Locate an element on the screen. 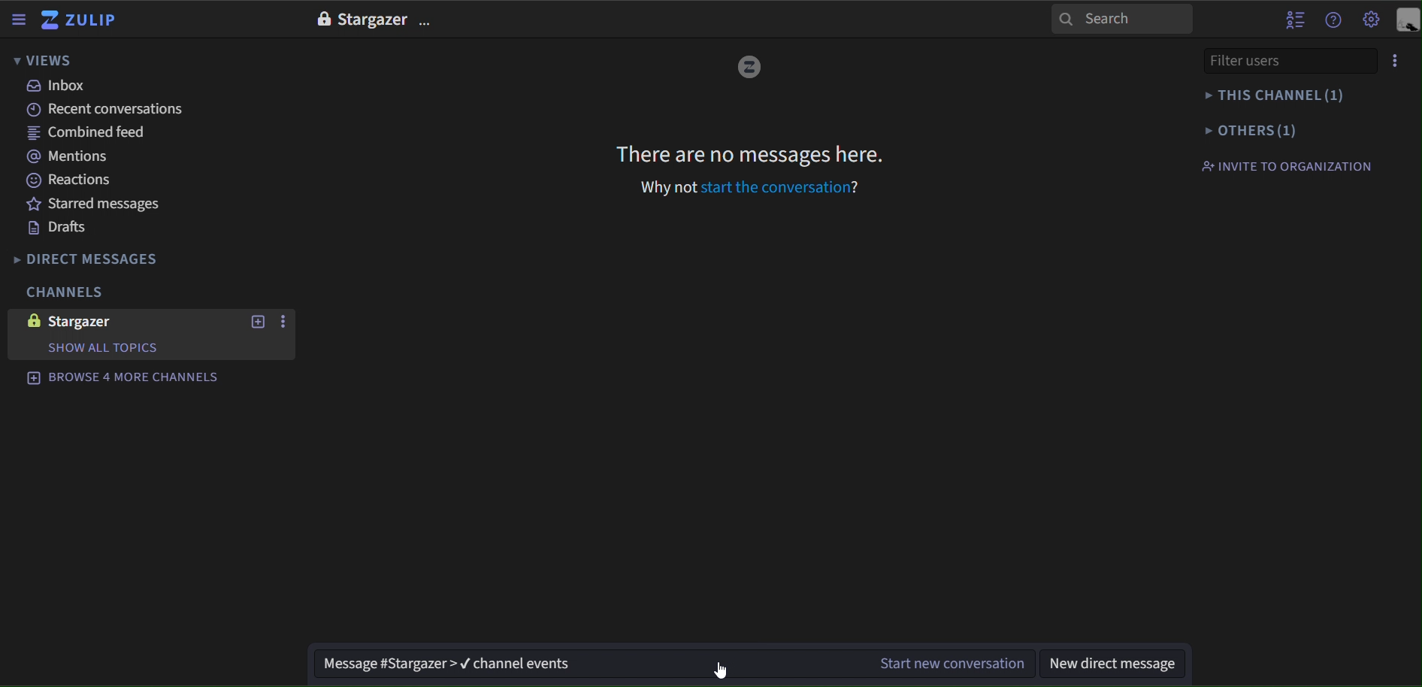 The image size is (1422, 687). image is located at coordinates (322, 19).